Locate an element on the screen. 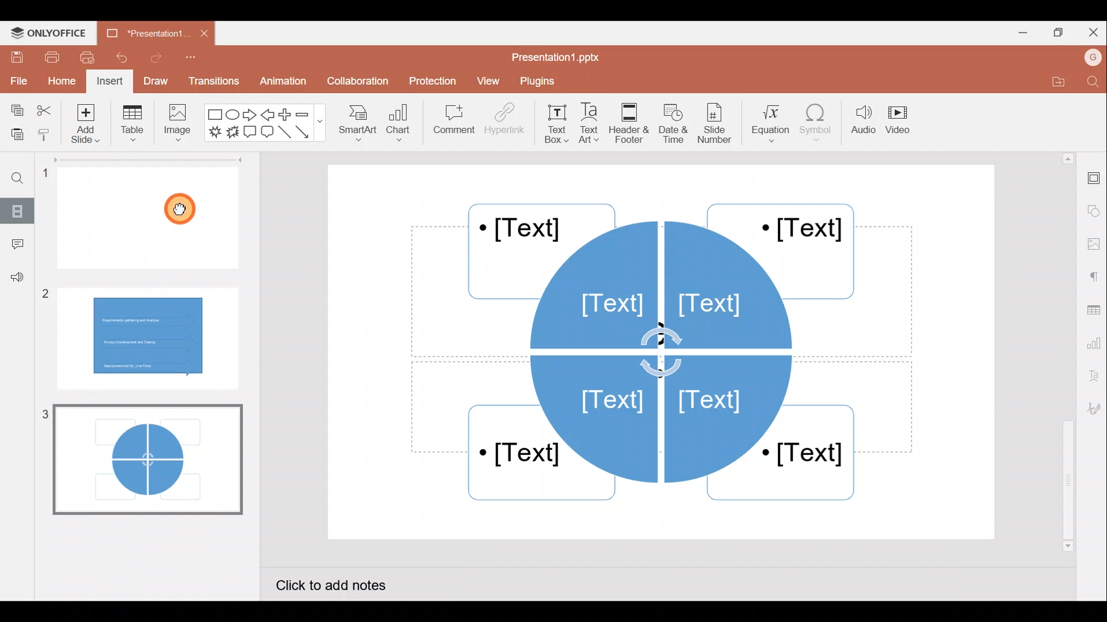 This screenshot has height=622, width=1107. Paragraph settings is located at coordinates (1095, 277).